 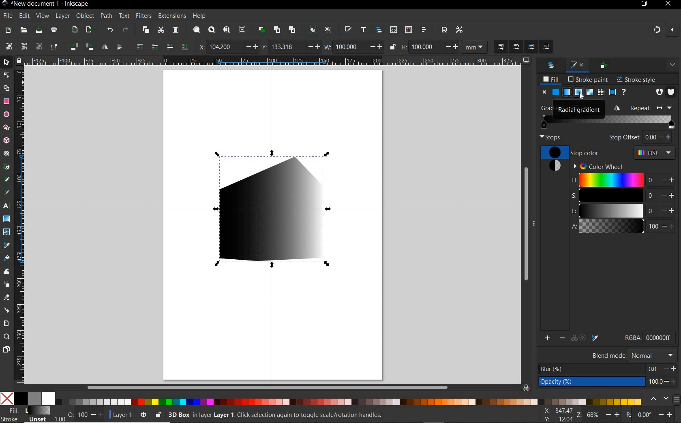 What do you see at coordinates (119, 48) in the screenshot?
I see `OBJECT FLIP` at bounding box center [119, 48].